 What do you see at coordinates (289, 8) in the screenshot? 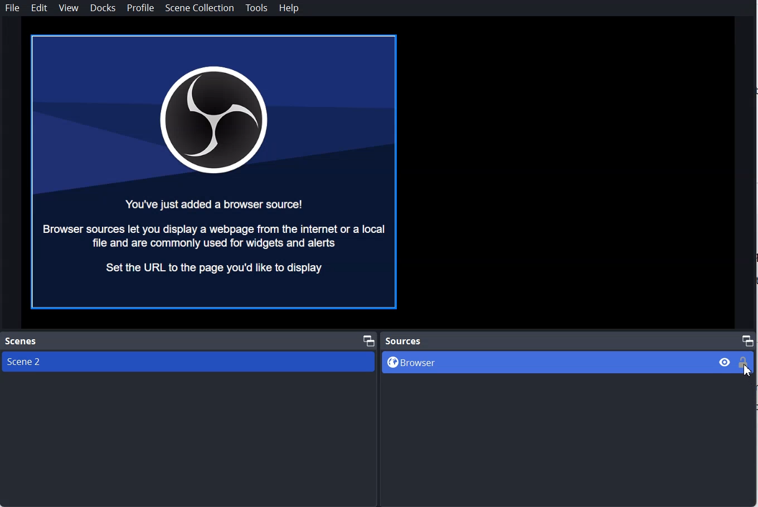
I see `Help` at bounding box center [289, 8].